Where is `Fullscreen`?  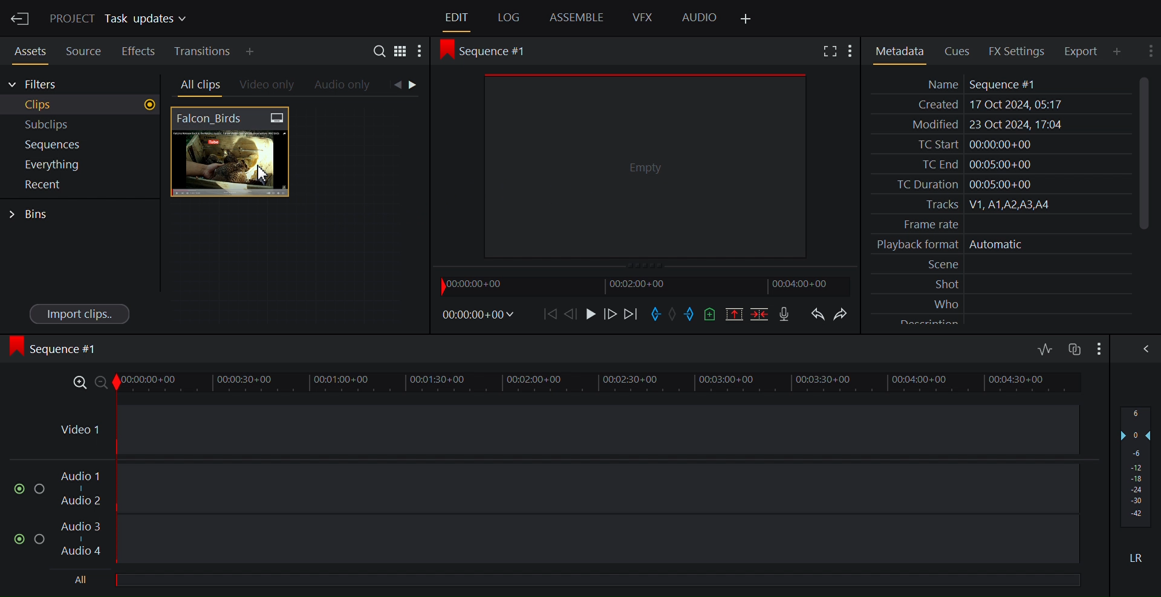 Fullscreen is located at coordinates (830, 51).